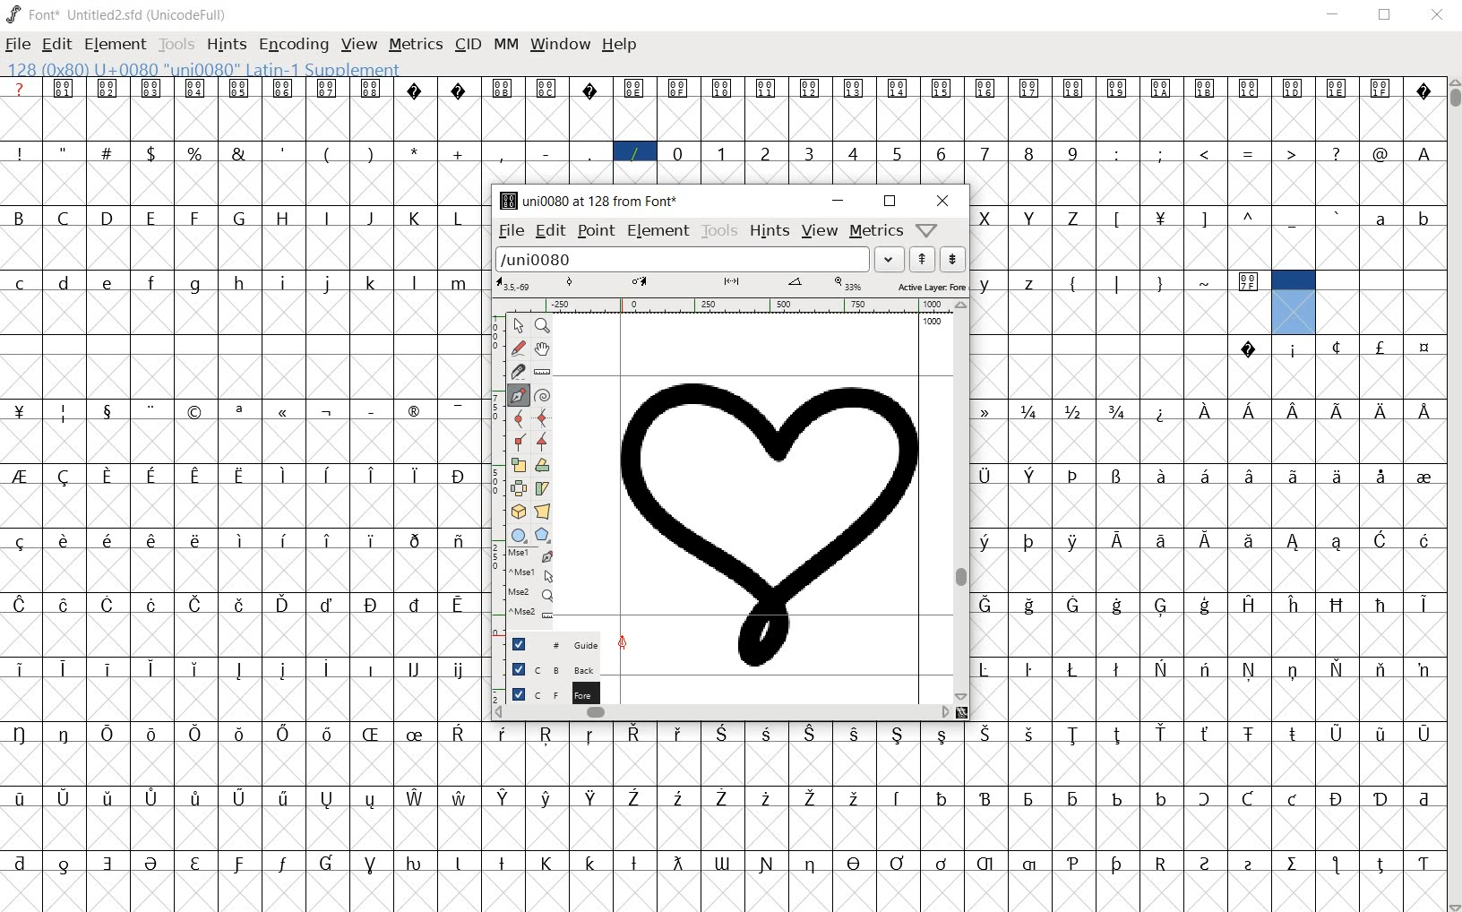 This screenshot has height=912, width=1462. What do you see at coordinates (326, 284) in the screenshot?
I see `glyph` at bounding box center [326, 284].